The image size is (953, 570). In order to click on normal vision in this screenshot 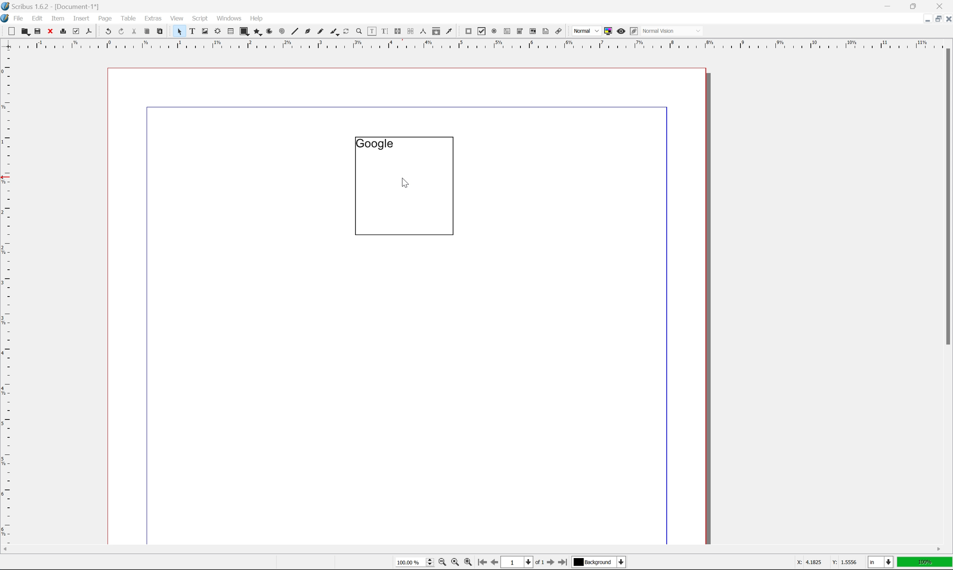, I will do `click(673, 31)`.